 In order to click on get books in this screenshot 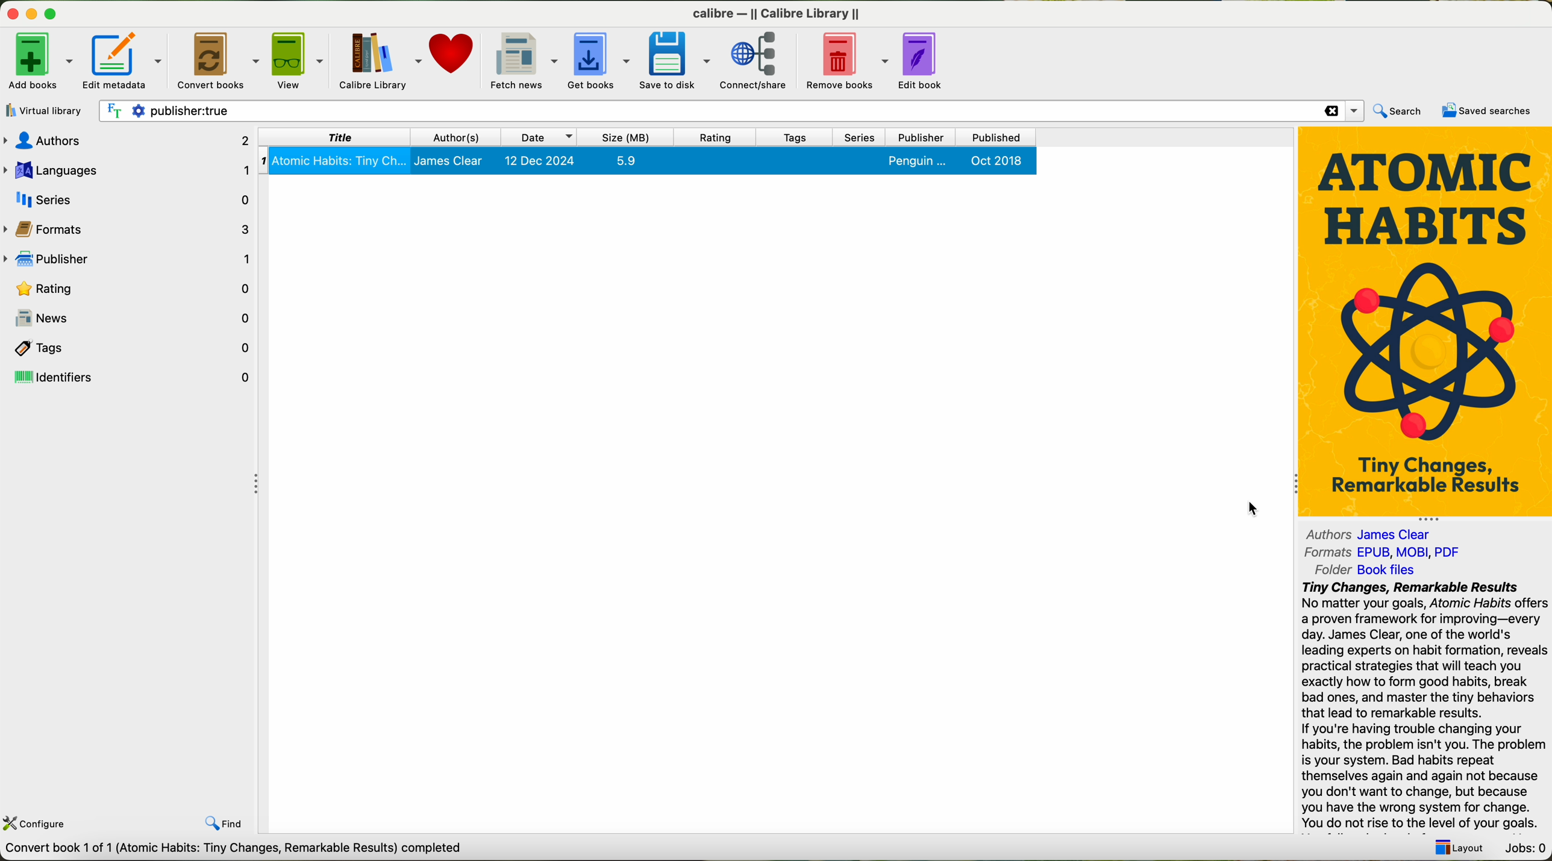, I will do `click(598, 59)`.